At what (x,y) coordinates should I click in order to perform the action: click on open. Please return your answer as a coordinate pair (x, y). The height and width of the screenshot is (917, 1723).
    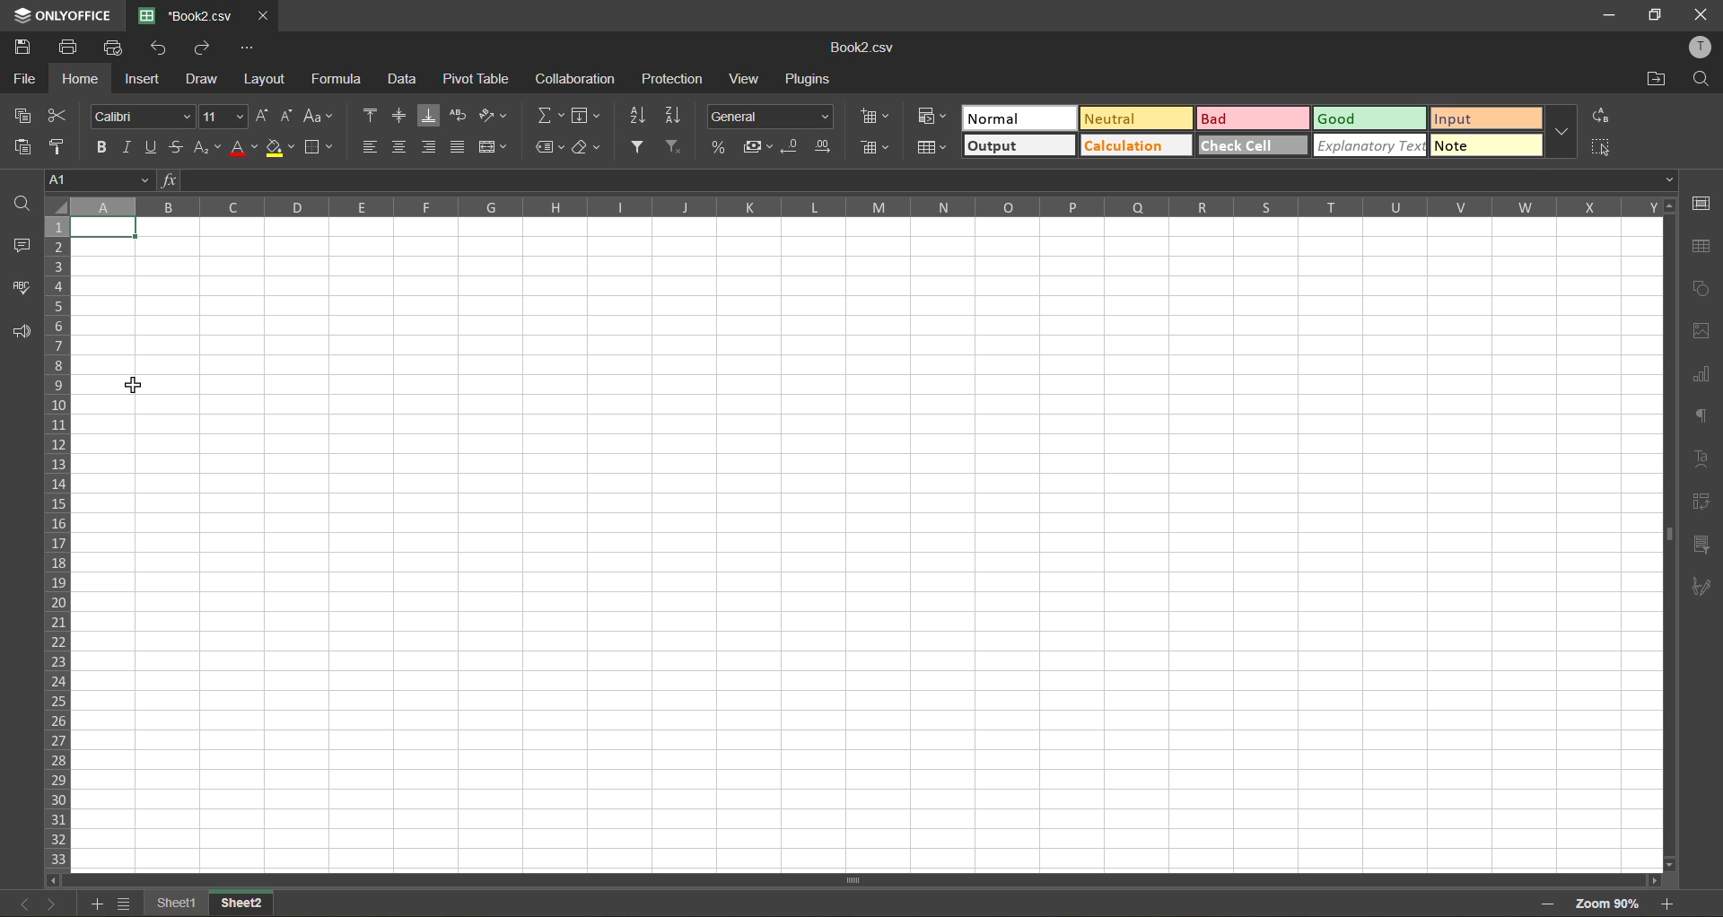
    Looking at the image, I should click on (15, 200).